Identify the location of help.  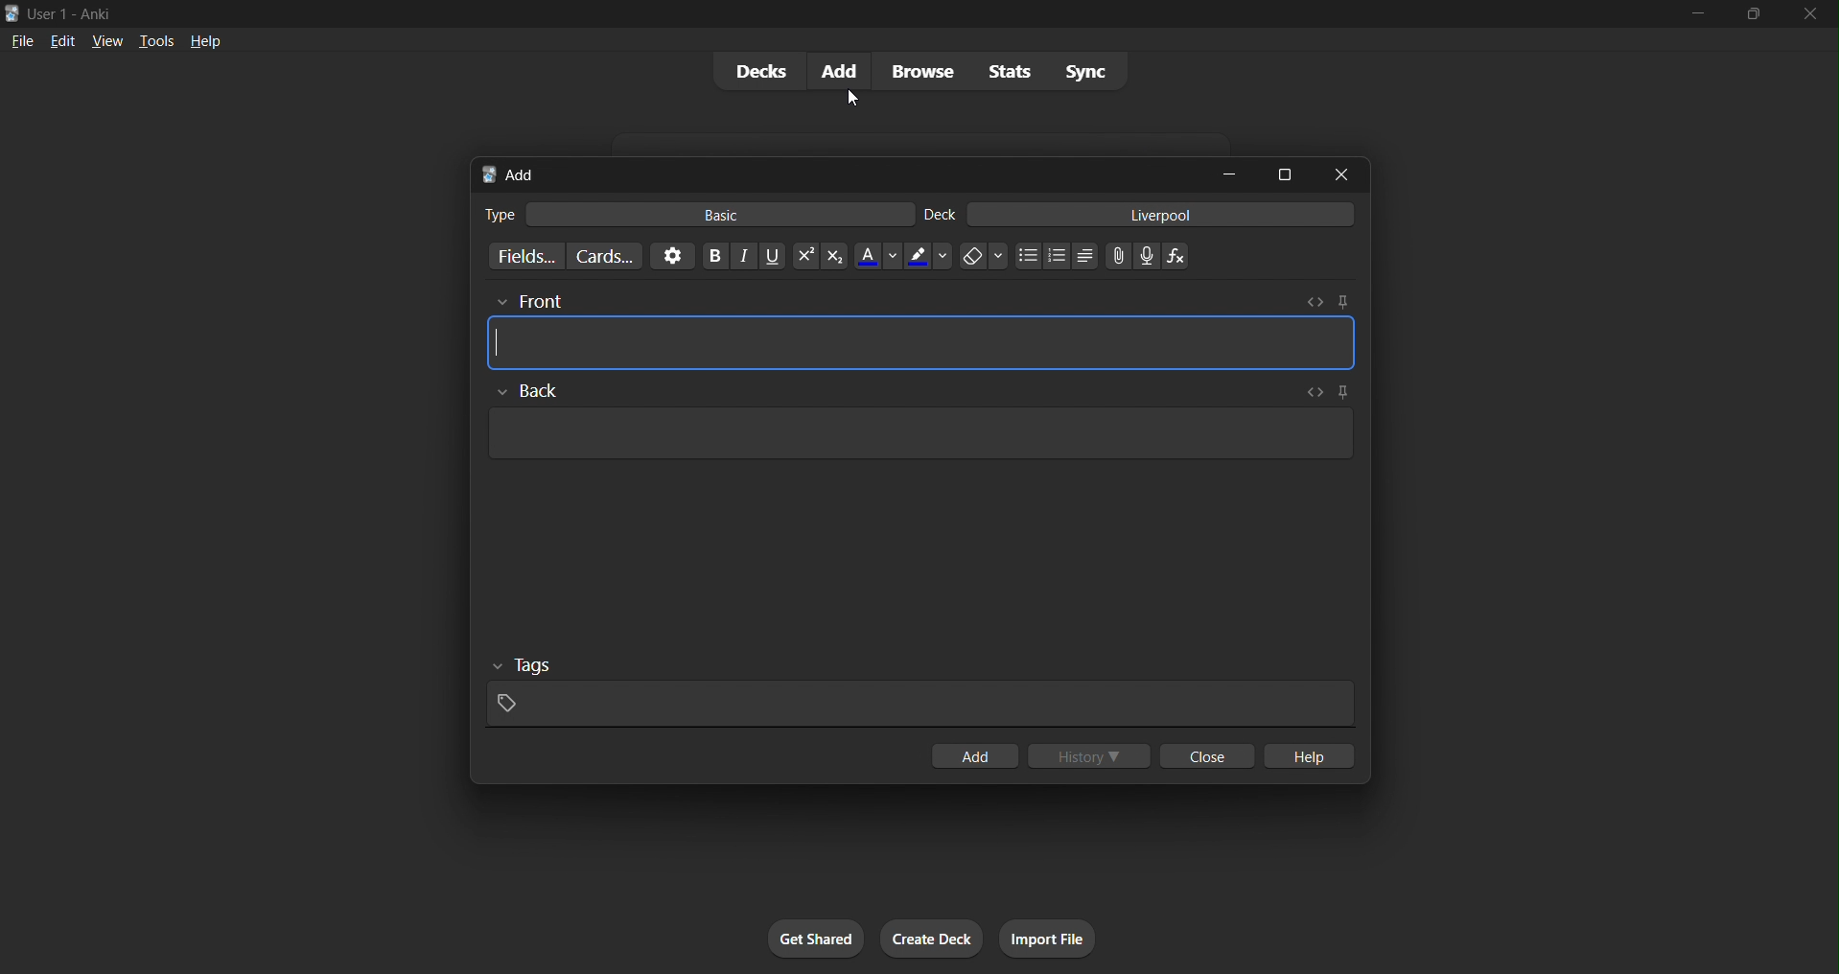
(203, 40).